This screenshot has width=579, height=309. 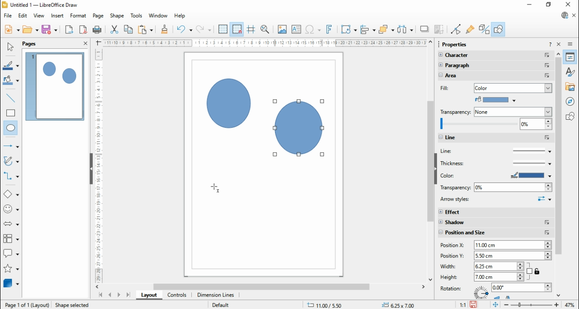 What do you see at coordinates (513, 112) in the screenshot?
I see `none` at bounding box center [513, 112].